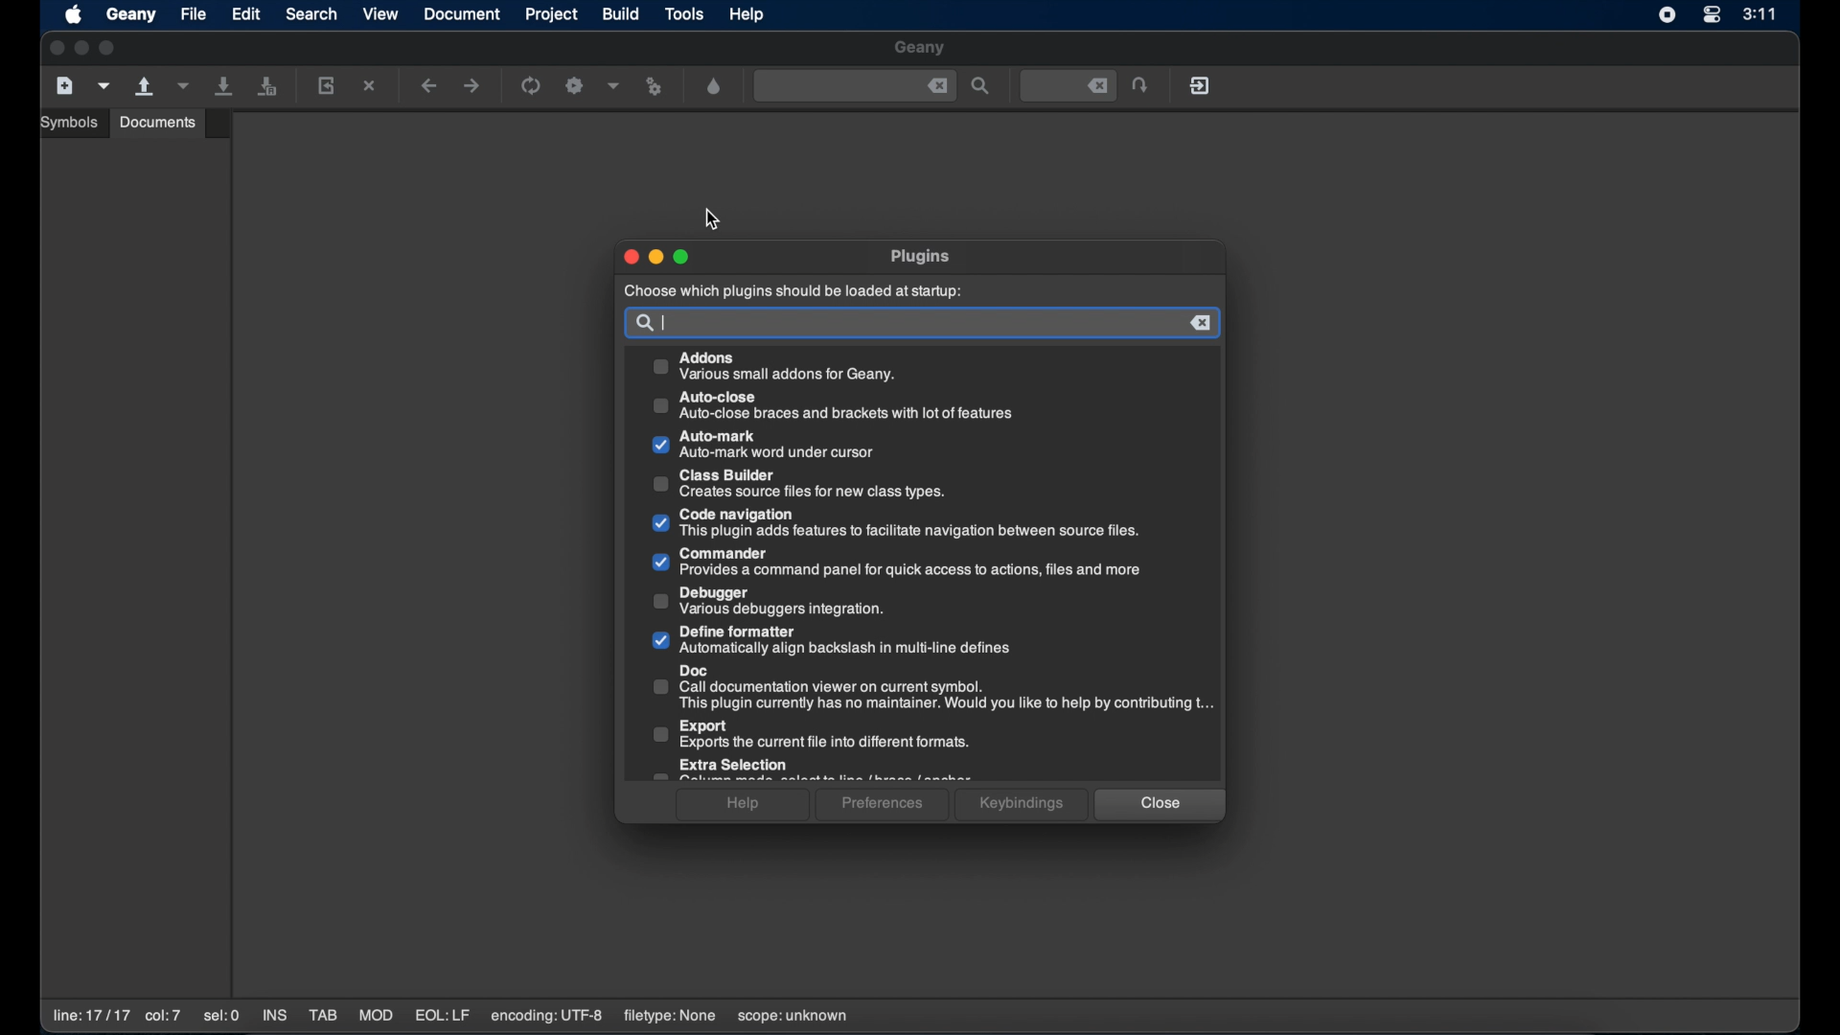 The image size is (1840, 1035). What do you see at coordinates (657, 87) in the screenshot?
I see `run or view the current file file` at bounding box center [657, 87].